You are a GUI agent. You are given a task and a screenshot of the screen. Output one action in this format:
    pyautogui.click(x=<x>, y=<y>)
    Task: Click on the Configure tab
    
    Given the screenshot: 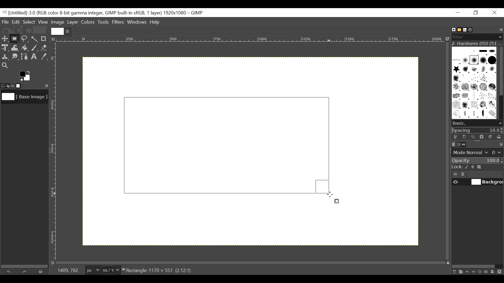 What is the action you would take?
    pyautogui.click(x=500, y=30)
    